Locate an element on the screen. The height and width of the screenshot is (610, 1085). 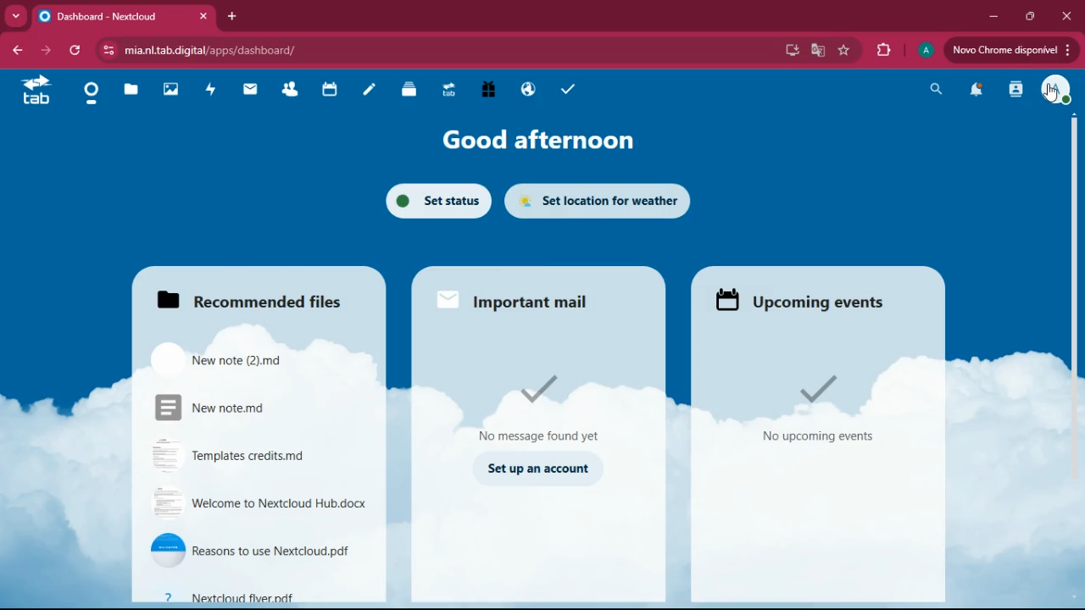
recommended files is located at coordinates (266, 300).